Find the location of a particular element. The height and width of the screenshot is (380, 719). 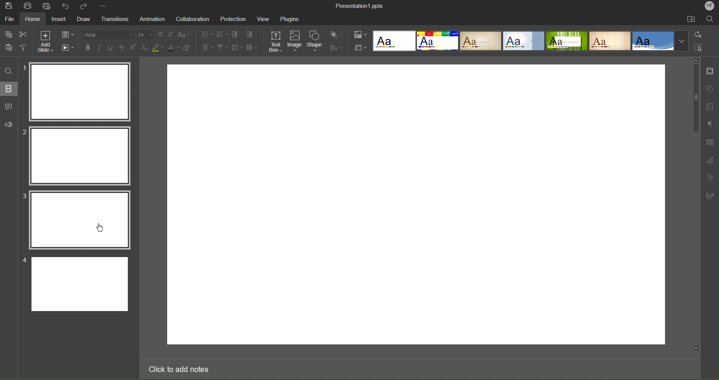

Selected Slide is located at coordinates (79, 220).